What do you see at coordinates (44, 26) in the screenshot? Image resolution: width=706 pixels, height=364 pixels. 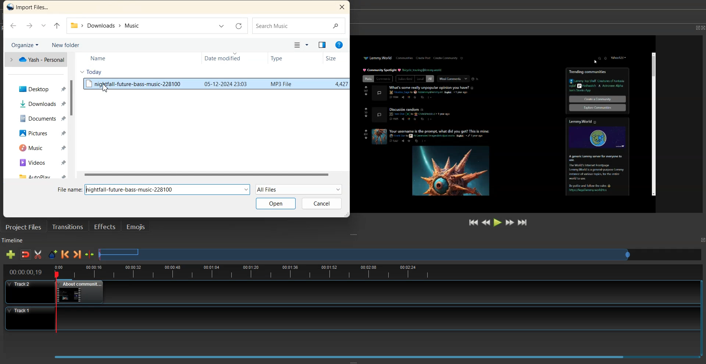 I see `Recent Location` at bounding box center [44, 26].